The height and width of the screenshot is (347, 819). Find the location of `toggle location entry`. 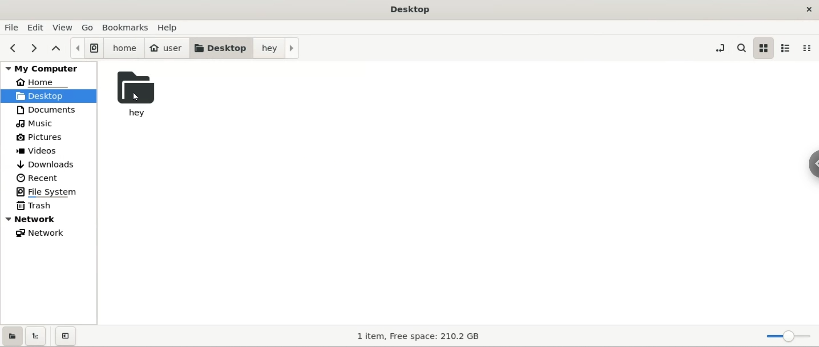

toggle location entry is located at coordinates (717, 46).